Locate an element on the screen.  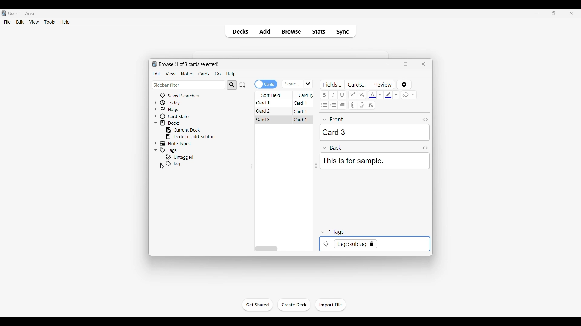
front is located at coordinates (333, 120).